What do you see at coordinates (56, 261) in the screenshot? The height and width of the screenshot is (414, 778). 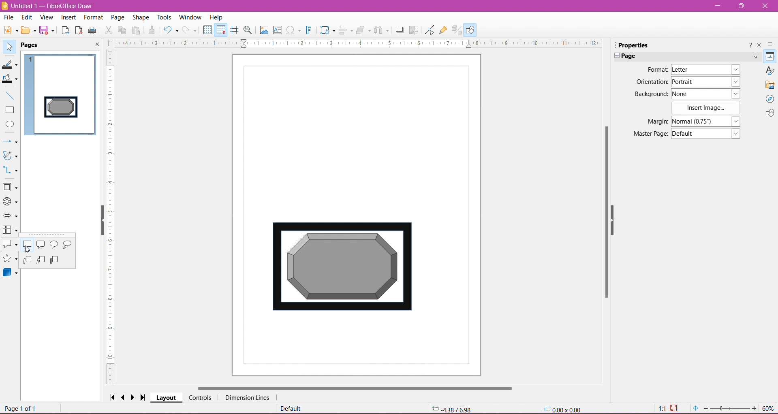 I see `Line Callout 3` at bounding box center [56, 261].